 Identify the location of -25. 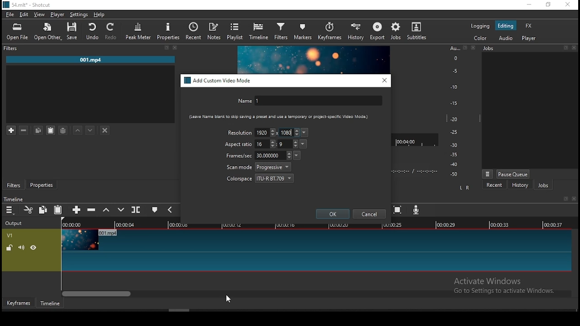
(454, 133).